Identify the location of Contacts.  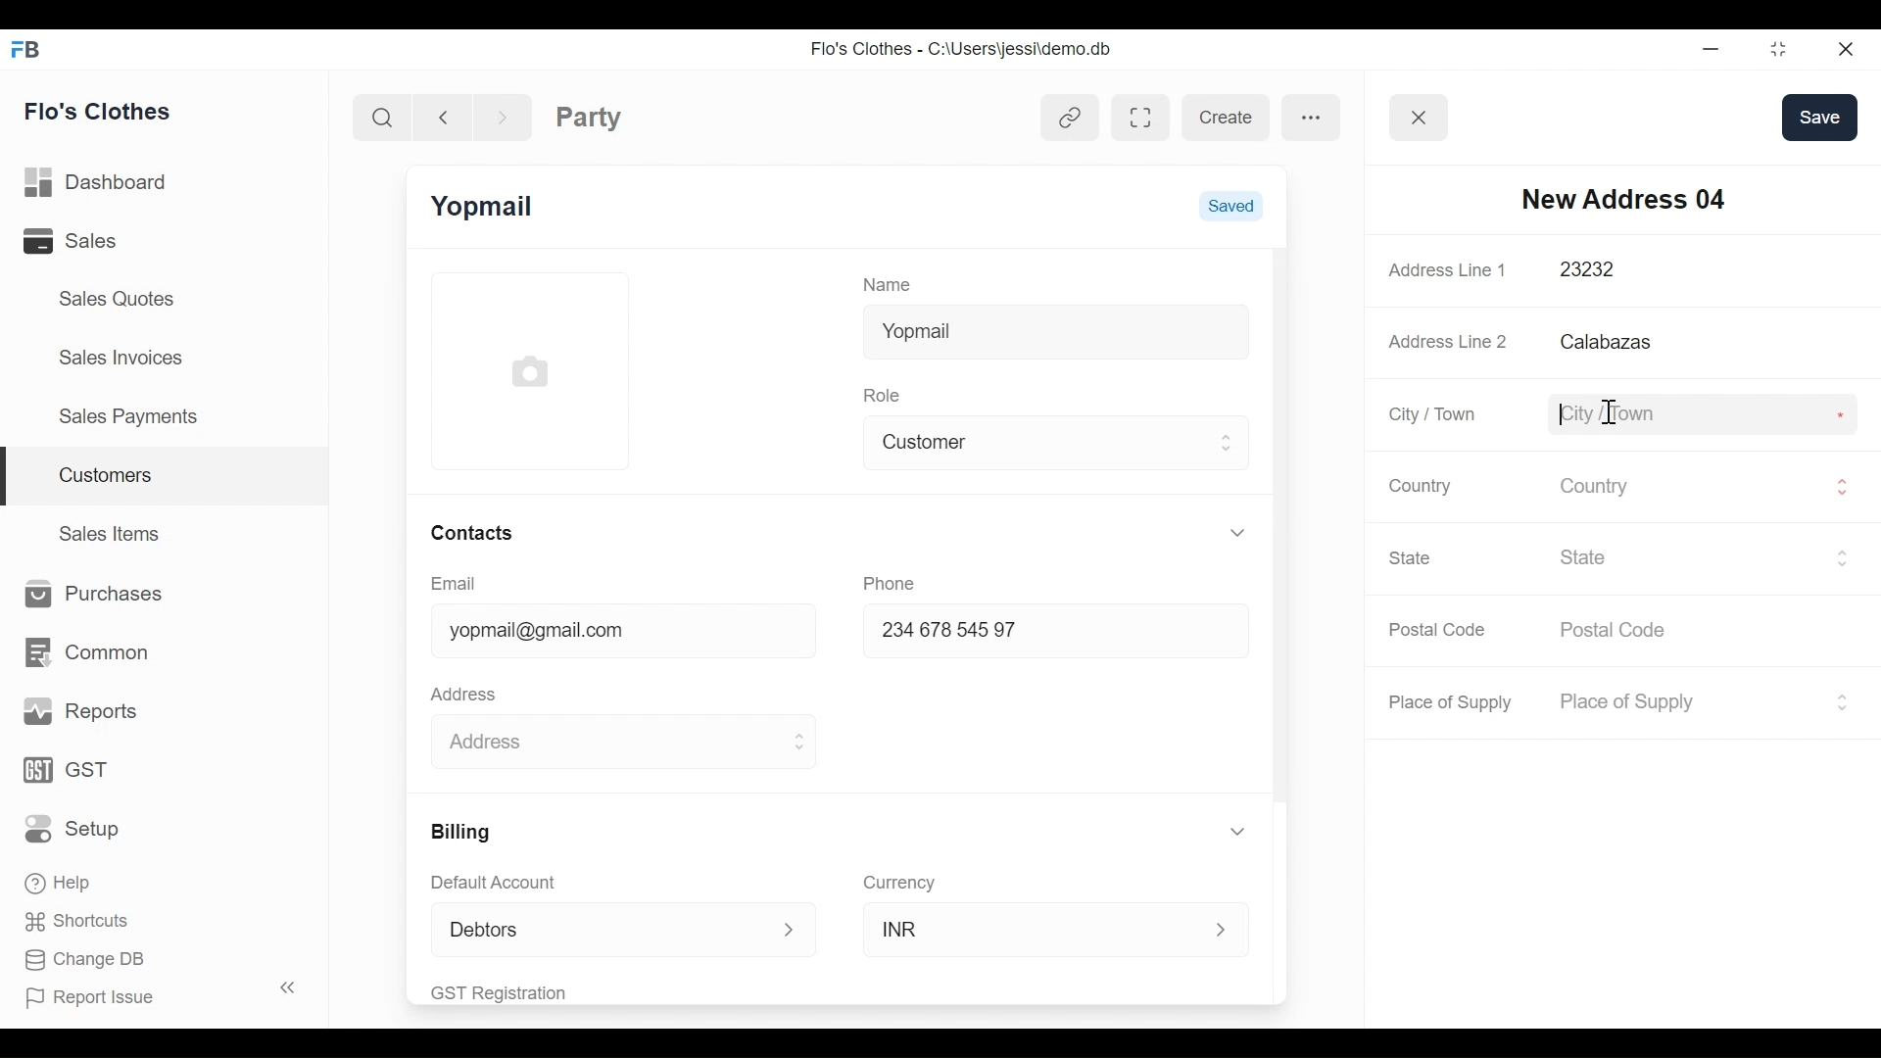
(470, 532).